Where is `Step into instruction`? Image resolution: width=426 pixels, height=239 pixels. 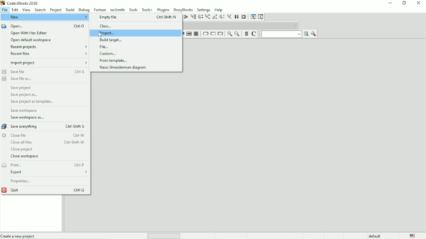
Step into instruction is located at coordinates (229, 17).